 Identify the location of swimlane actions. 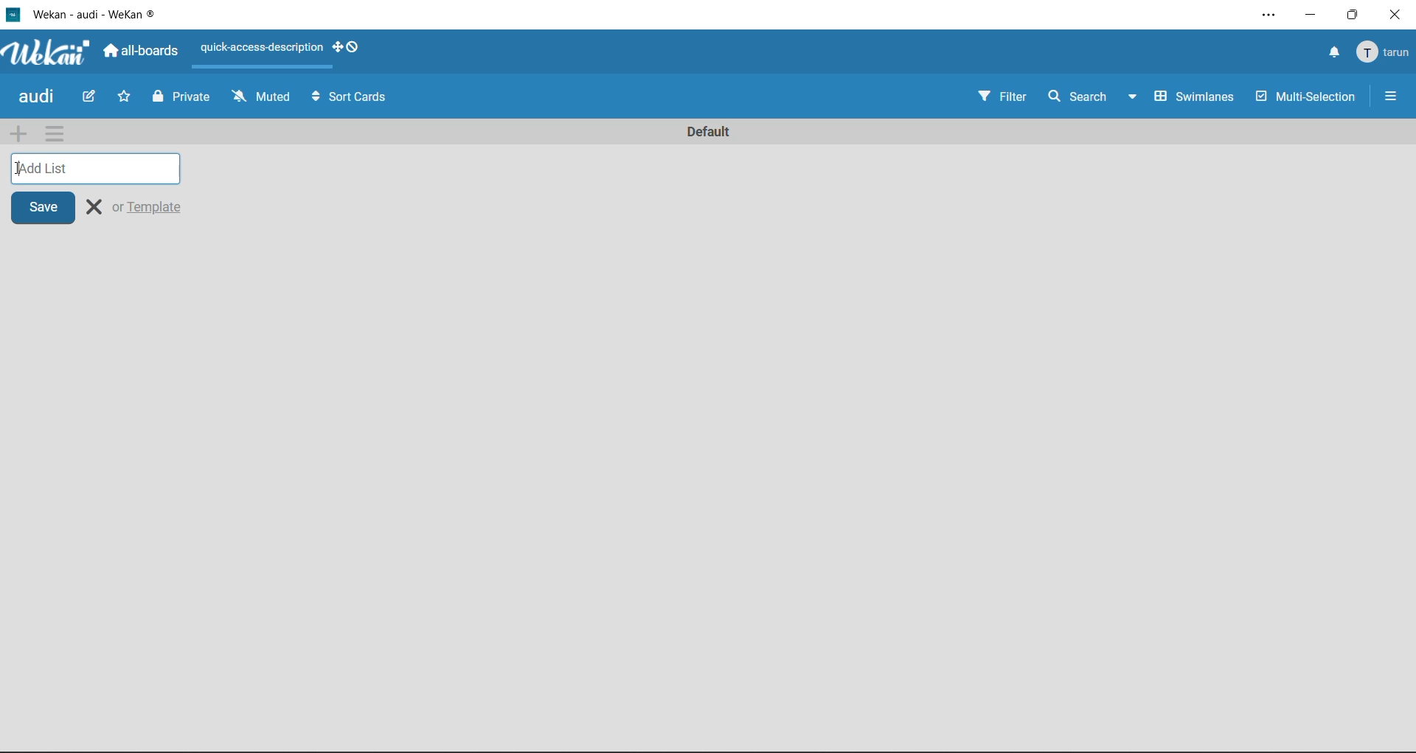
(55, 135).